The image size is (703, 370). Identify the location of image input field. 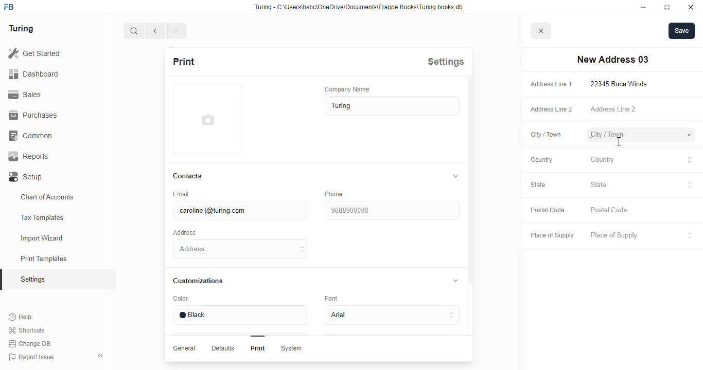
(206, 119).